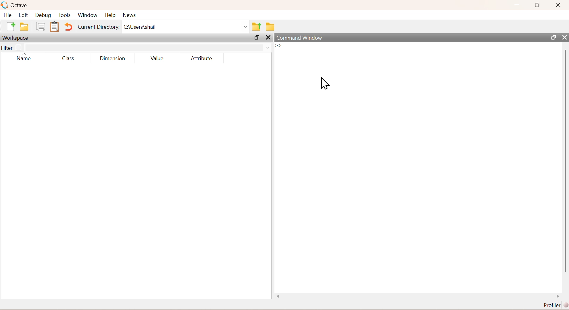 The width and height of the screenshot is (569, 310). What do you see at coordinates (110, 15) in the screenshot?
I see `help` at bounding box center [110, 15].